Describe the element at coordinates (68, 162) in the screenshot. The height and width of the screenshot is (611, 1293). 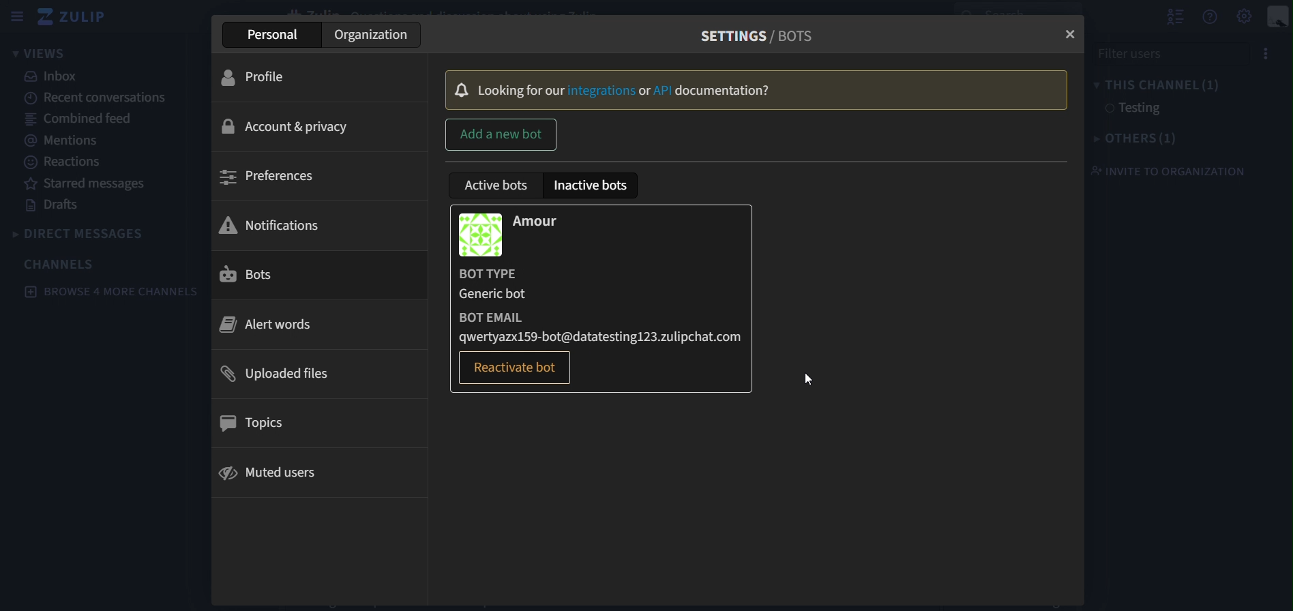
I see `reactions` at that location.